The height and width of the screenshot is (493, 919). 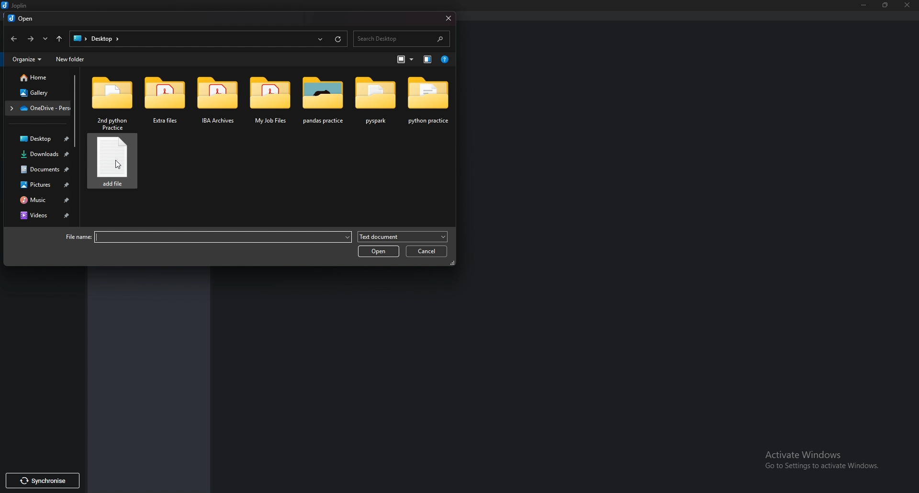 What do you see at coordinates (112, 162) in the screenshot?
I see `Text file` at bounding box center [112, 162].